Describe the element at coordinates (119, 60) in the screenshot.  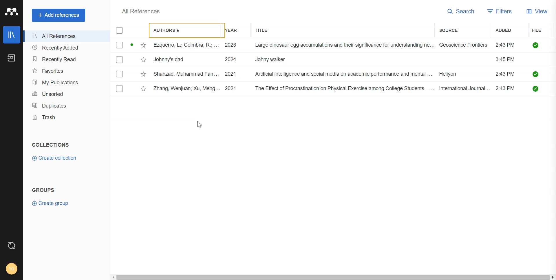
I see `(un)select` at that location.